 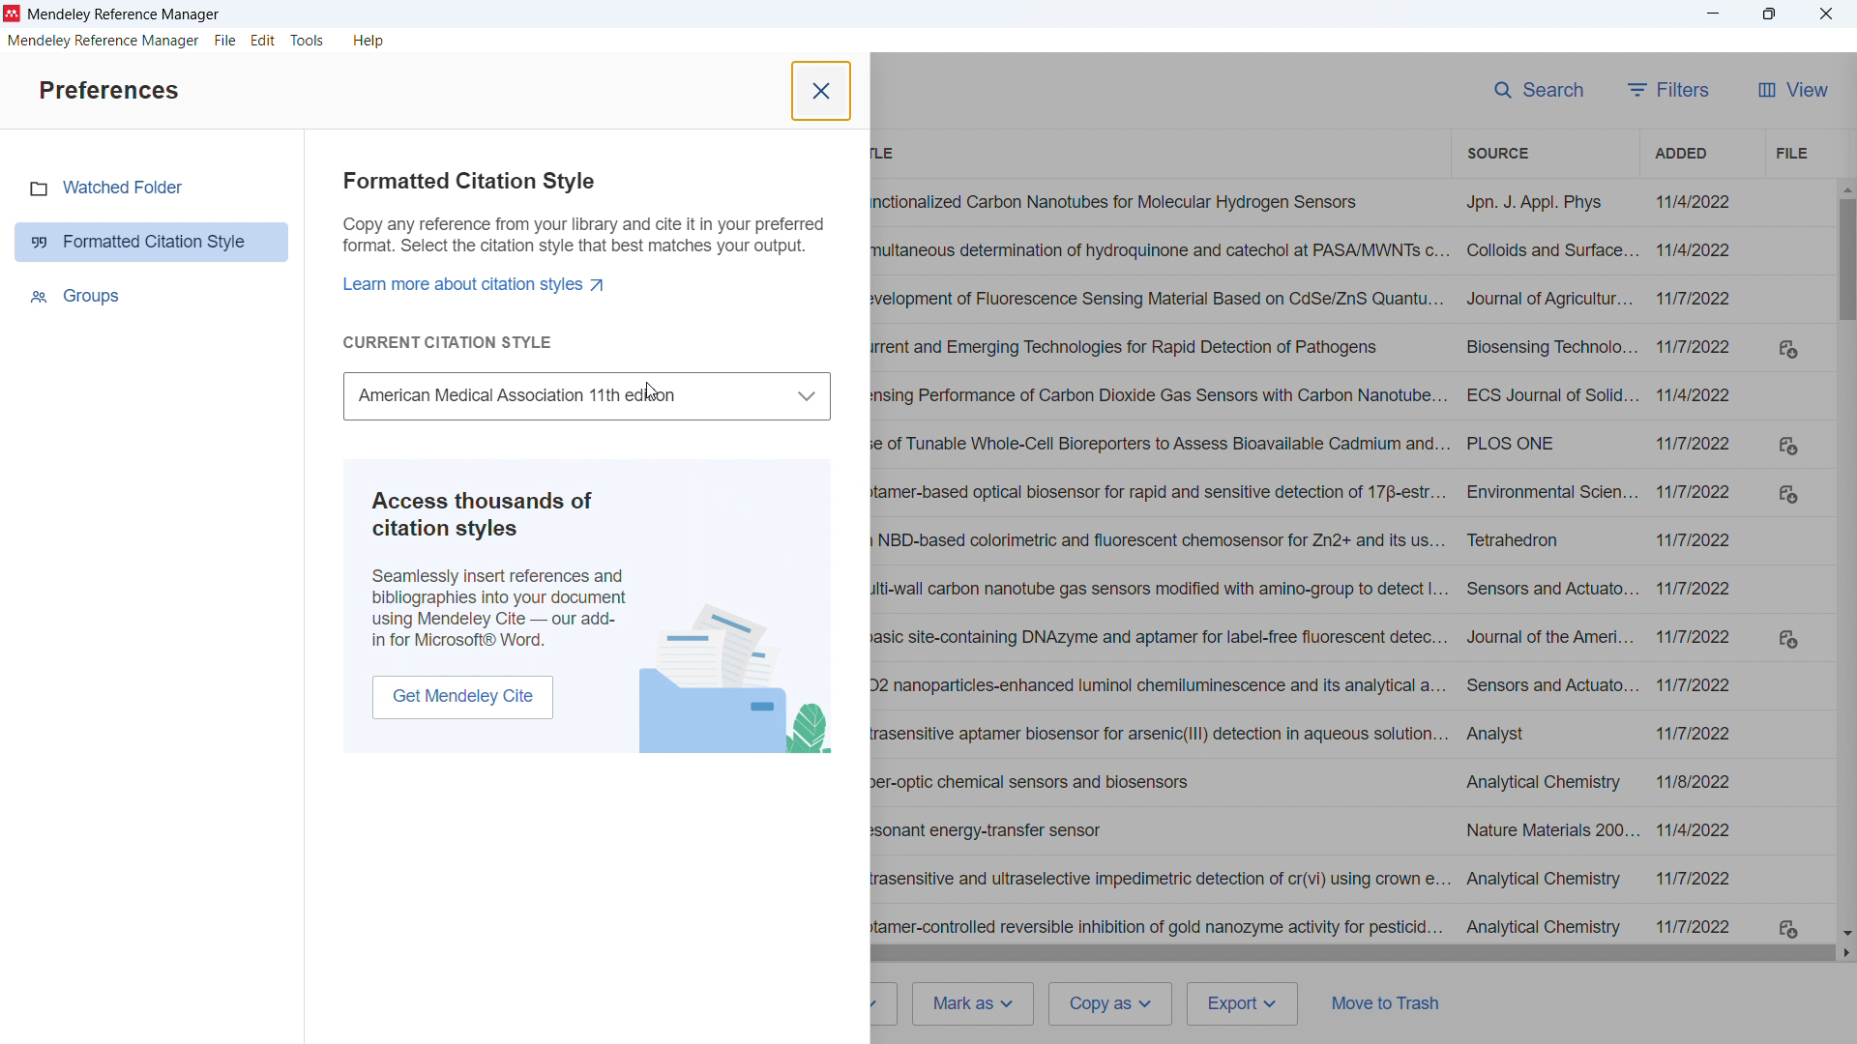 What do you see at coordinates (1536, 90) in the screenshot?
I see `search ` at bounding box center [1536, 90].